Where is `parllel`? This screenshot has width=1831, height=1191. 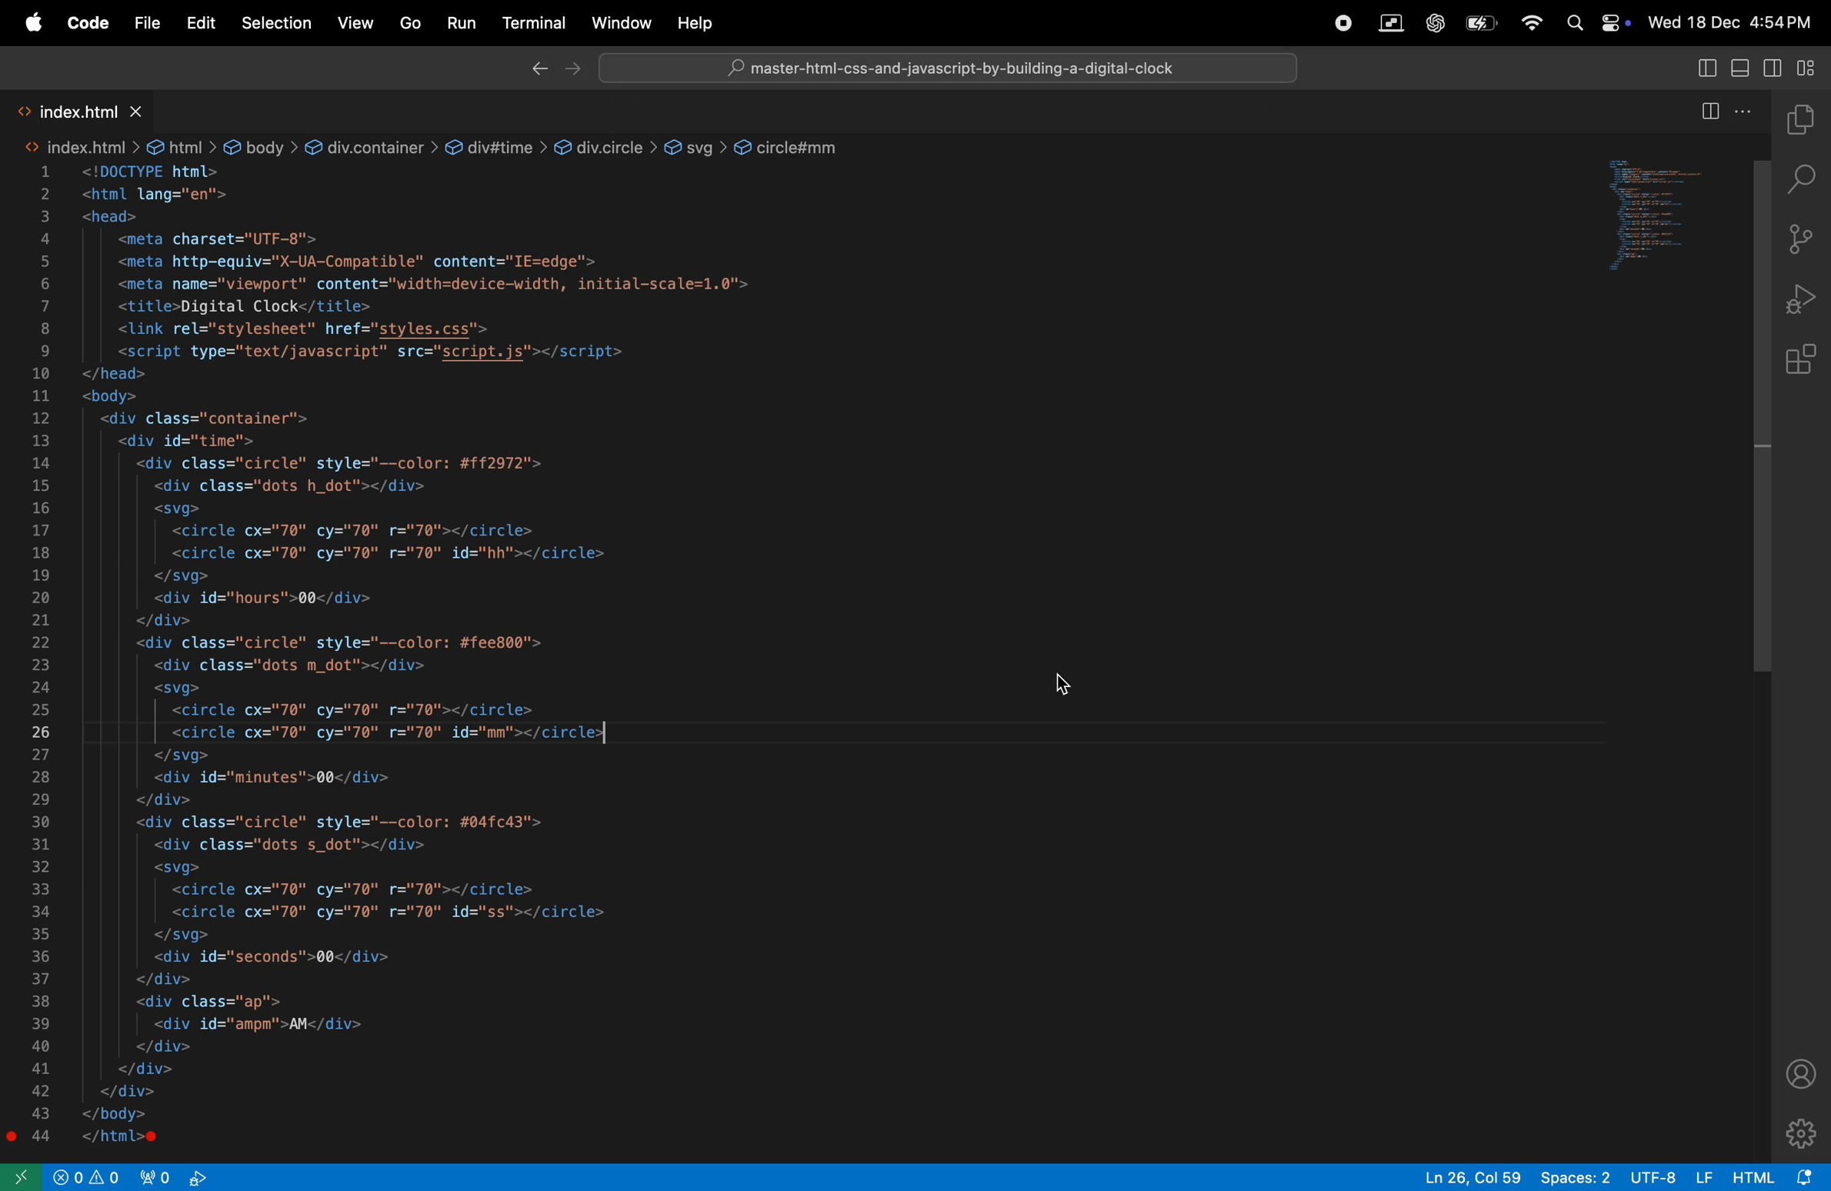
parllel is located at coordinates (1391, 23).